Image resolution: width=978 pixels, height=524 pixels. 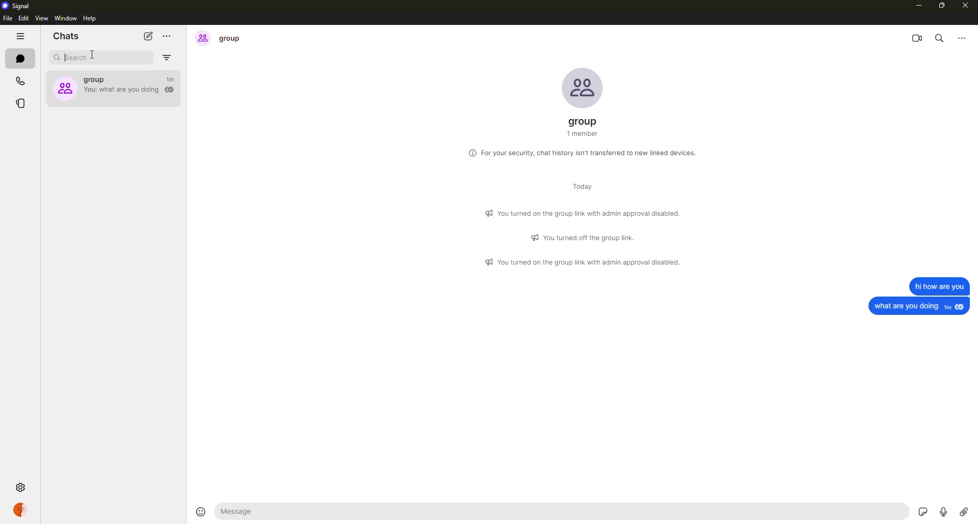 I want to click on file, so click(x=7, y=19).